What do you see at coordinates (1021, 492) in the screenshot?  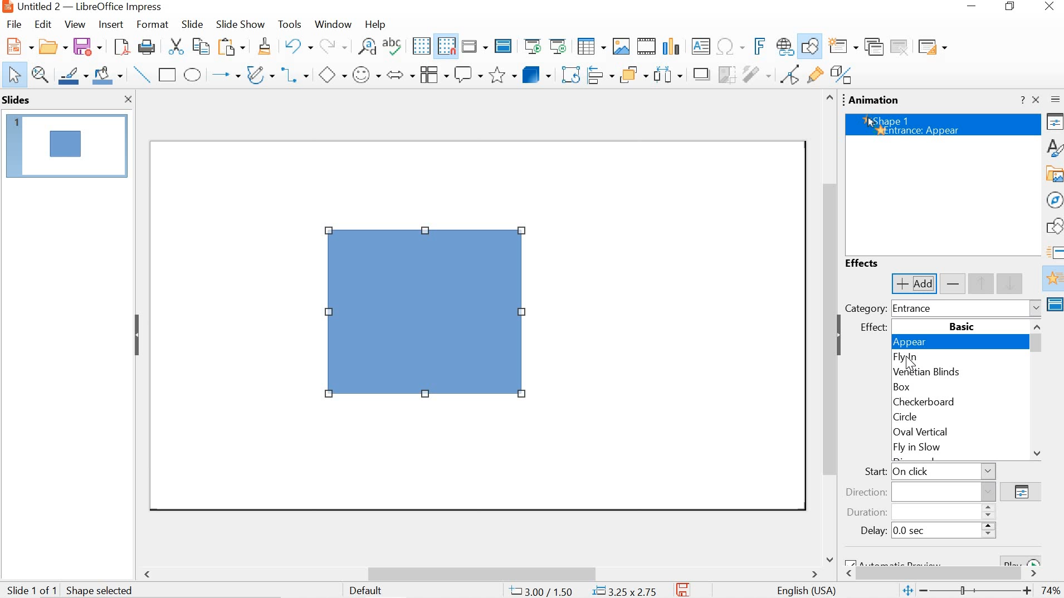 I see `direction` at bounding box center [1021, 492].